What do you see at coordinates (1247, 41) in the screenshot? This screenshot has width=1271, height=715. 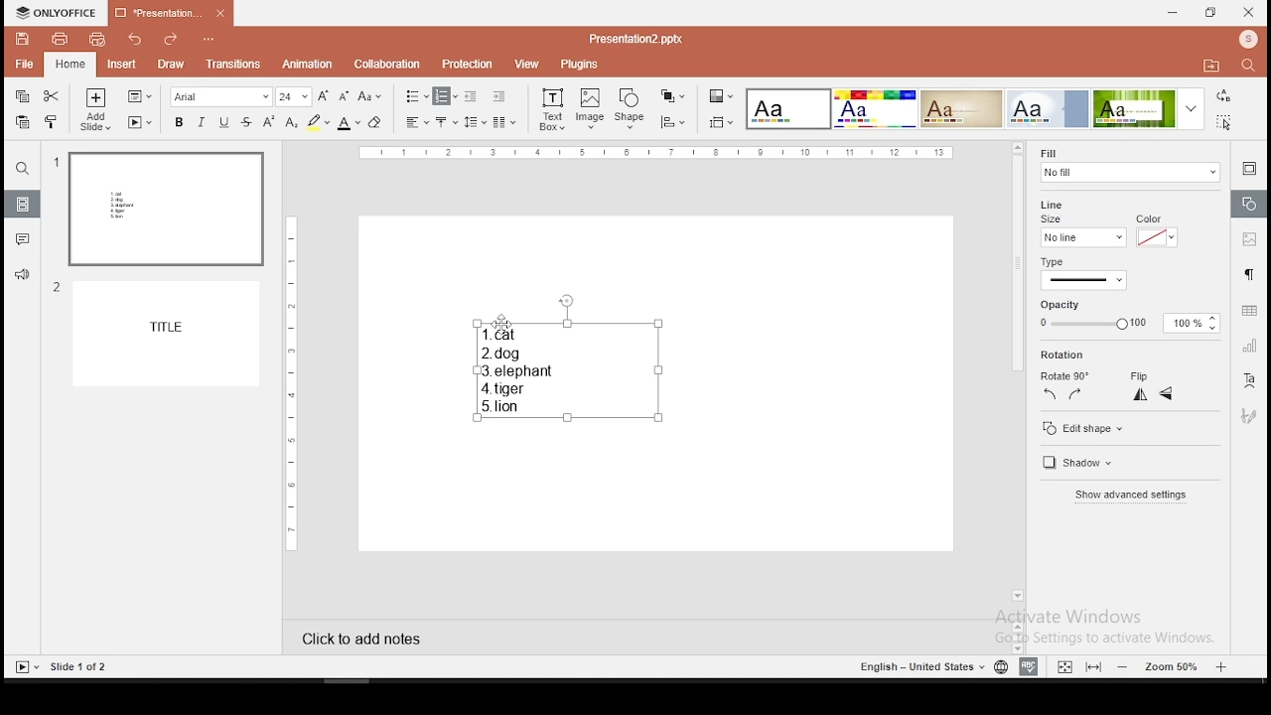 I see `icon` at bounding box center [1247, 41].